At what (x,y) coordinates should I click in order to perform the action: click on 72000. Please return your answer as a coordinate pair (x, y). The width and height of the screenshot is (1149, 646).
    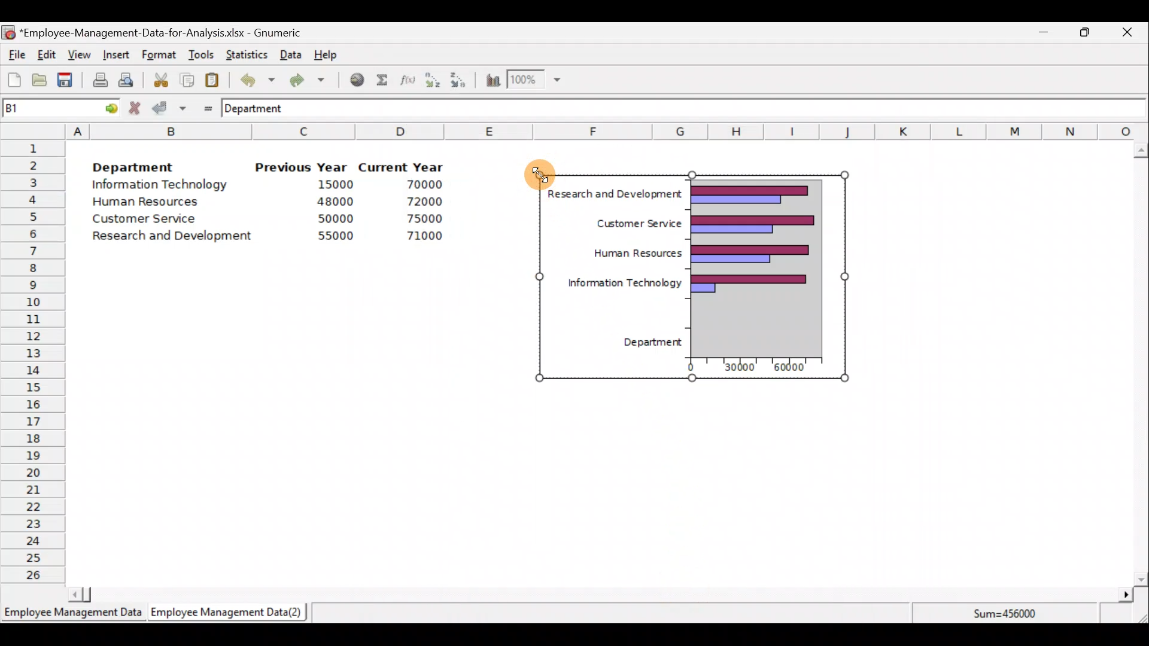
    Looking at the image, I should click on (418, 202).